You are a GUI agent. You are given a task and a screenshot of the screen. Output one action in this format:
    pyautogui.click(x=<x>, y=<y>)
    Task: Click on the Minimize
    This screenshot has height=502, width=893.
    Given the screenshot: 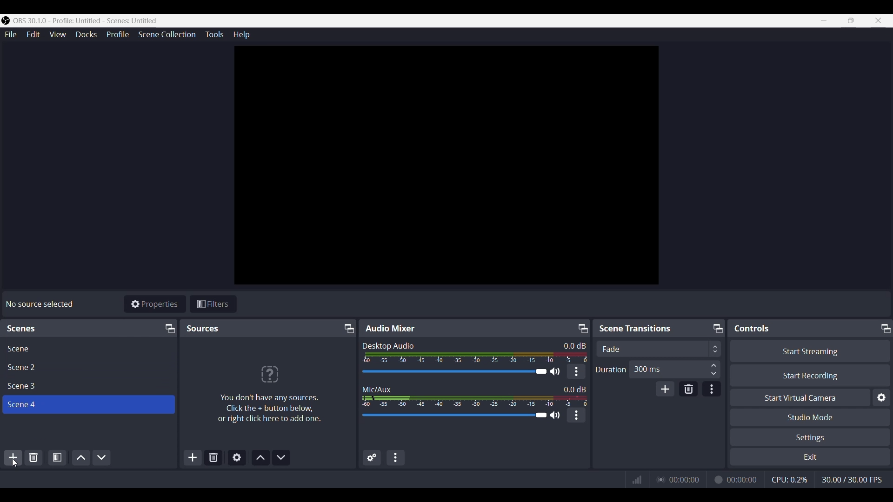 What is the action you would take?
    pyautogui.click(x=581, y=328)
    